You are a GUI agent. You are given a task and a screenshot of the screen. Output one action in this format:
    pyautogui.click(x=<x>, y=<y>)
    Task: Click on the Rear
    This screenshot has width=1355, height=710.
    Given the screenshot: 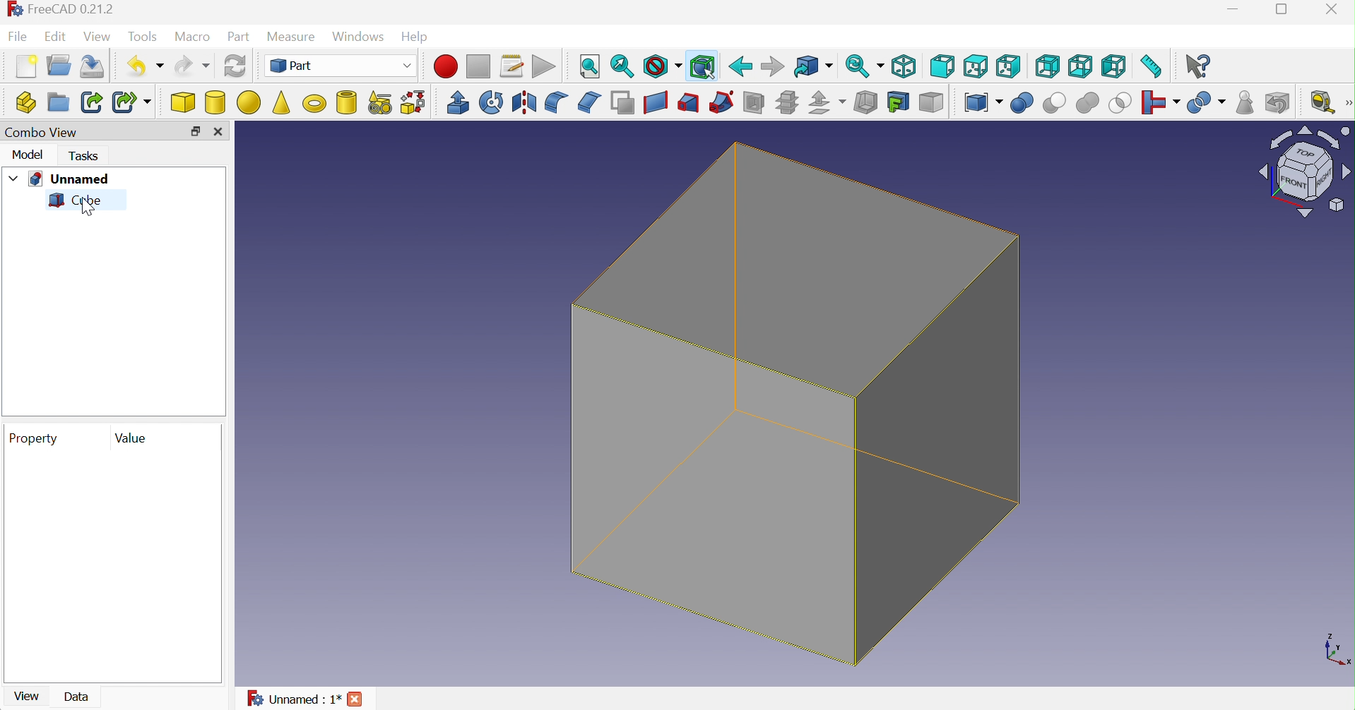 What is the action you would take?
    pyautogui.click(x=1048, y=66)
    